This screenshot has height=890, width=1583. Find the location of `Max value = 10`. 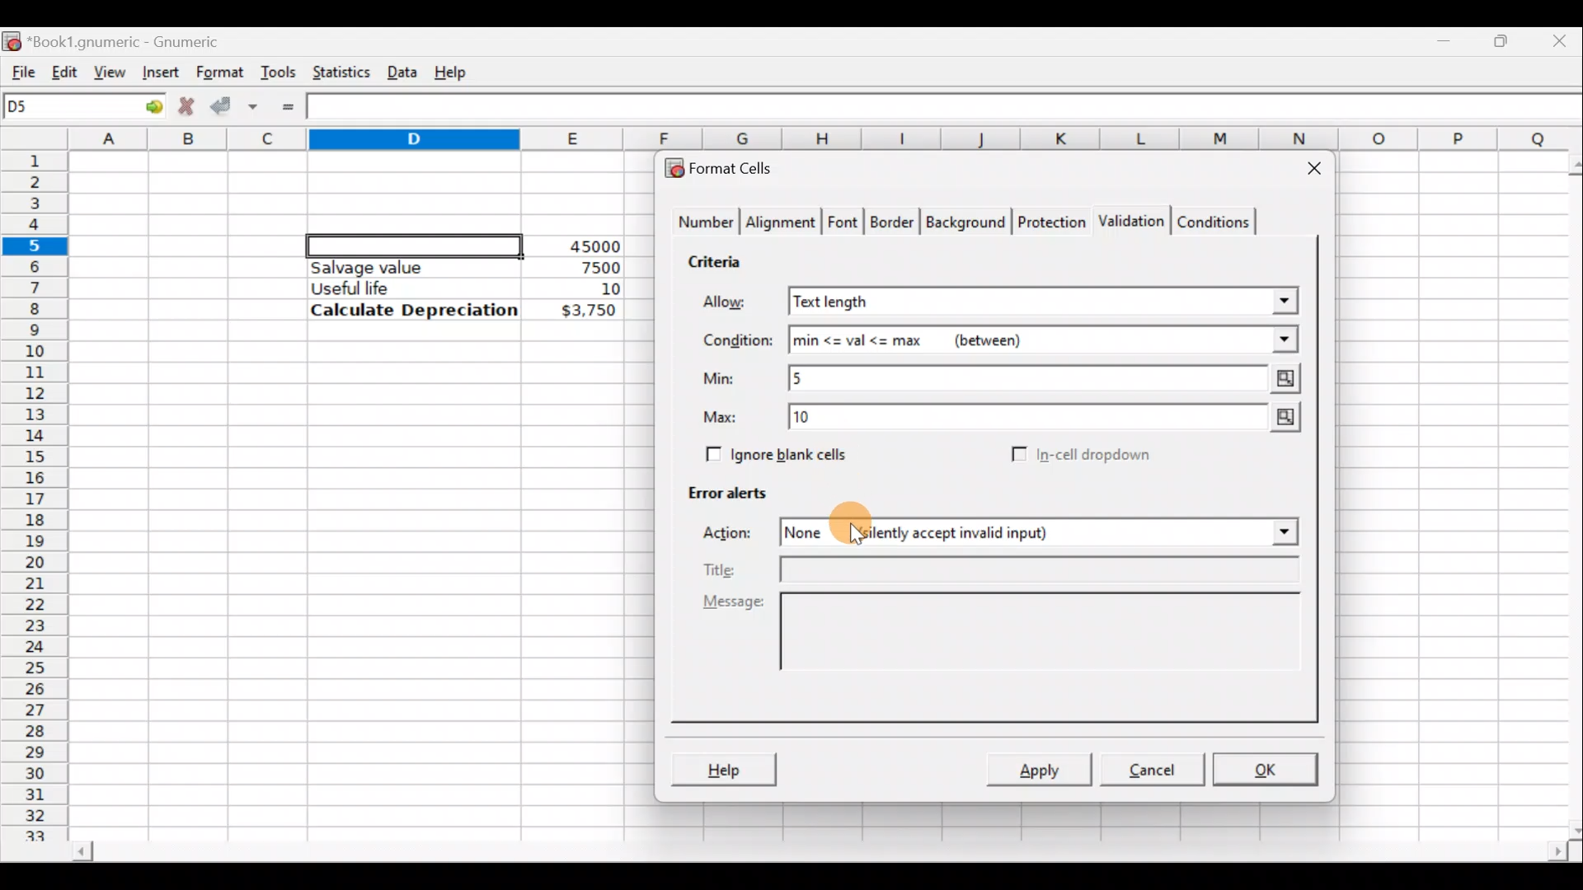

Max value = 10 is located at coordinates (1049, 420).